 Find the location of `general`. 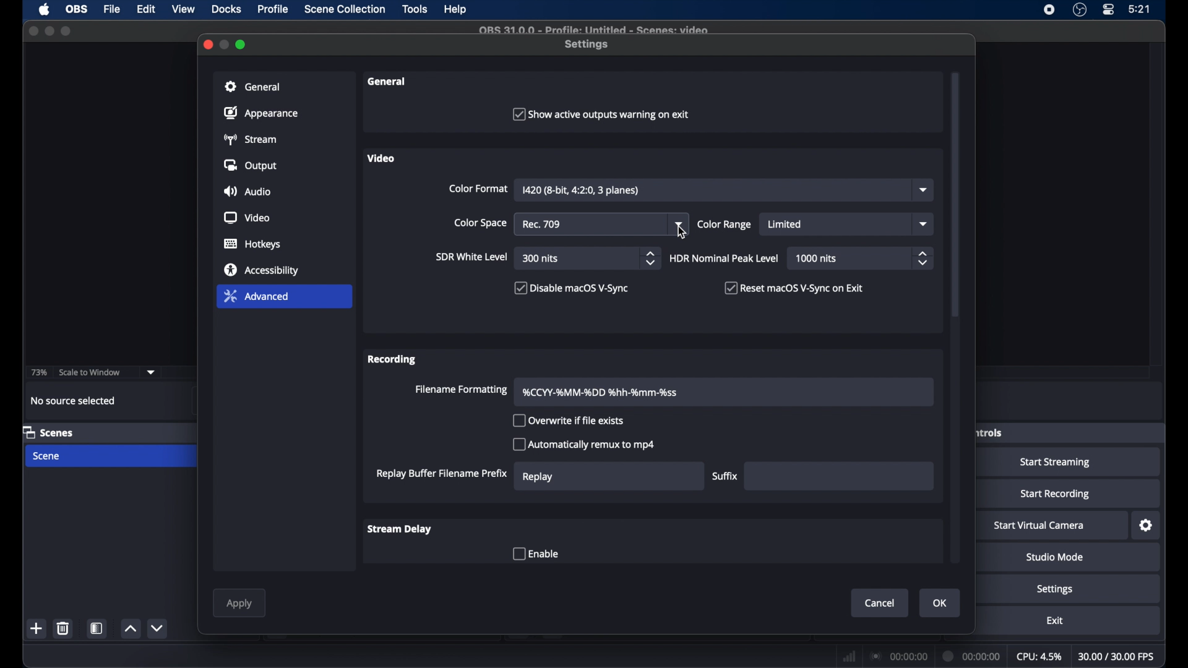

general is located at coordinates (389, 81).